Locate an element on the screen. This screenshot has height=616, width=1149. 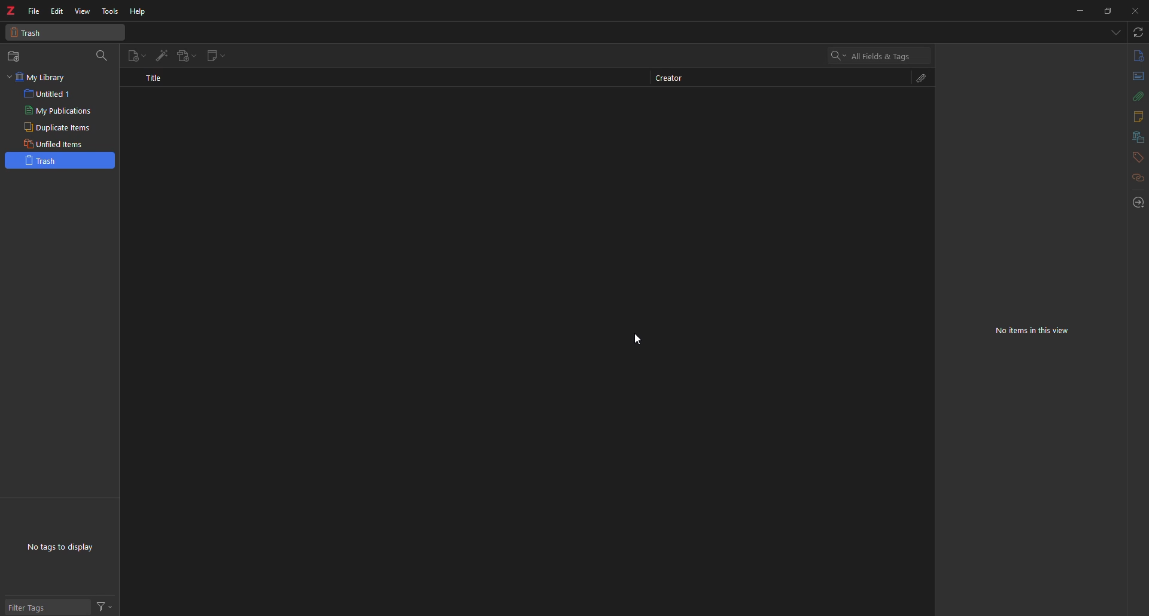
attach is located at coordinates (923, 78).